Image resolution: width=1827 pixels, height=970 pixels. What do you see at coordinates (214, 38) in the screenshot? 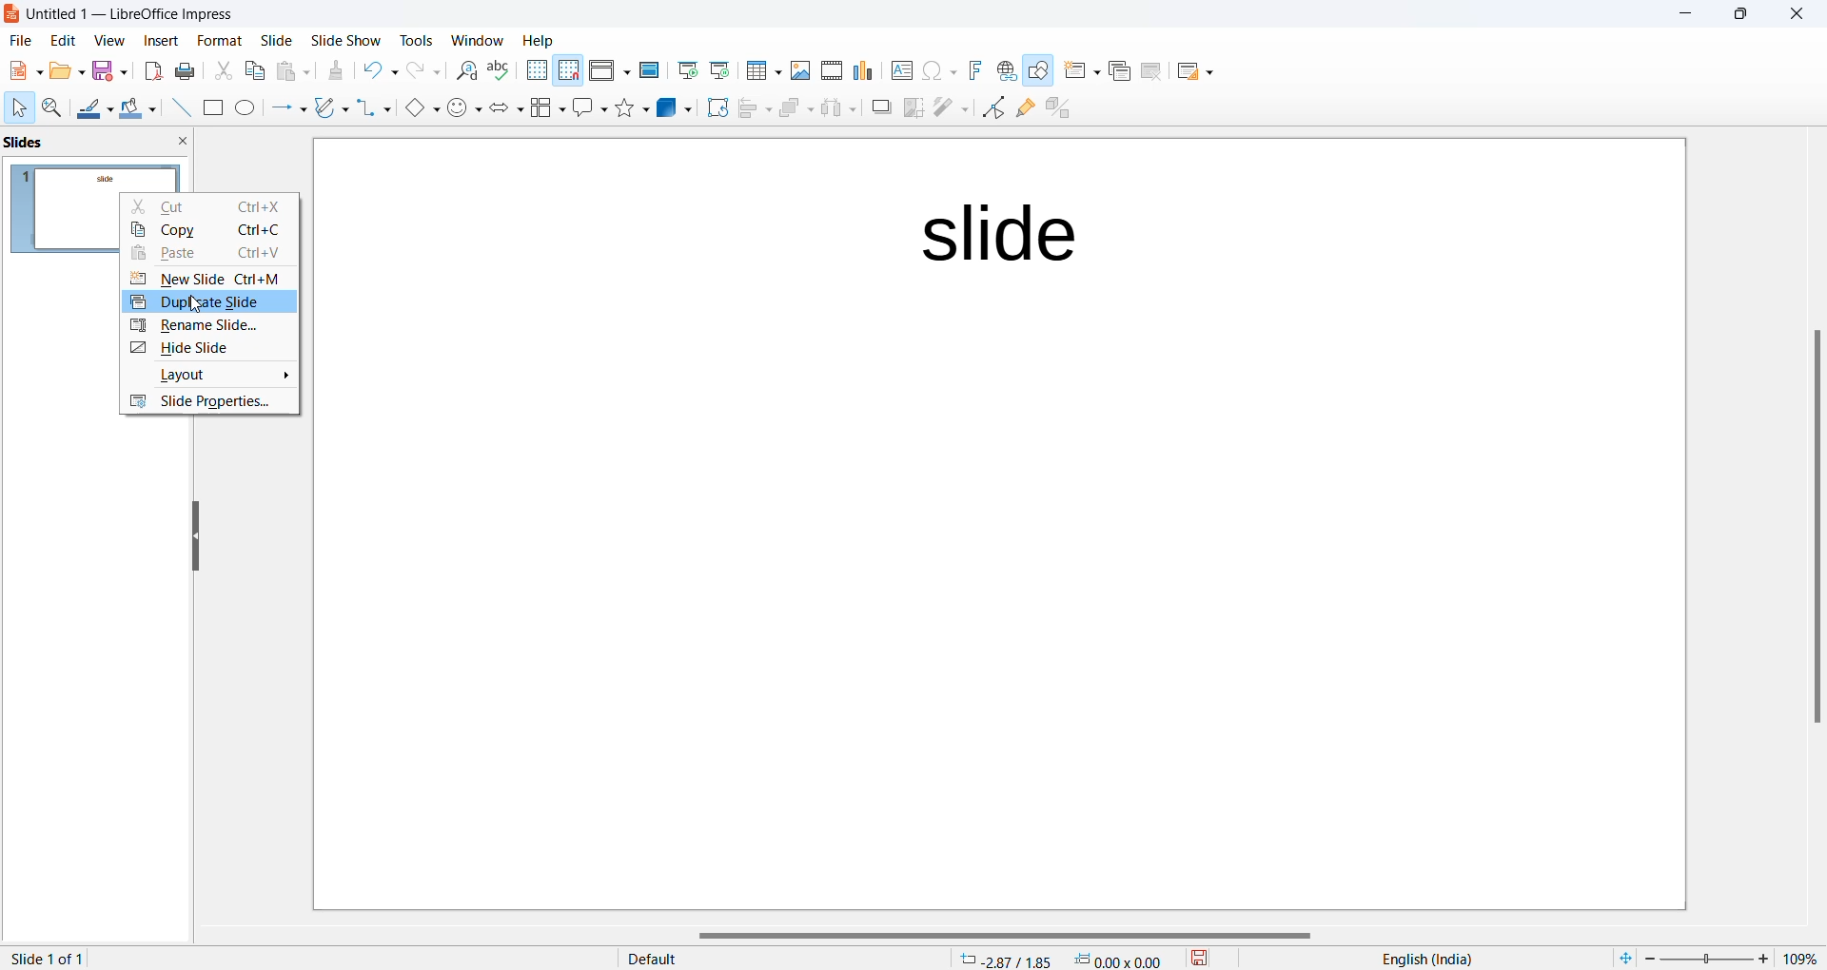
I see `Format` at bounding box center [214, 38].